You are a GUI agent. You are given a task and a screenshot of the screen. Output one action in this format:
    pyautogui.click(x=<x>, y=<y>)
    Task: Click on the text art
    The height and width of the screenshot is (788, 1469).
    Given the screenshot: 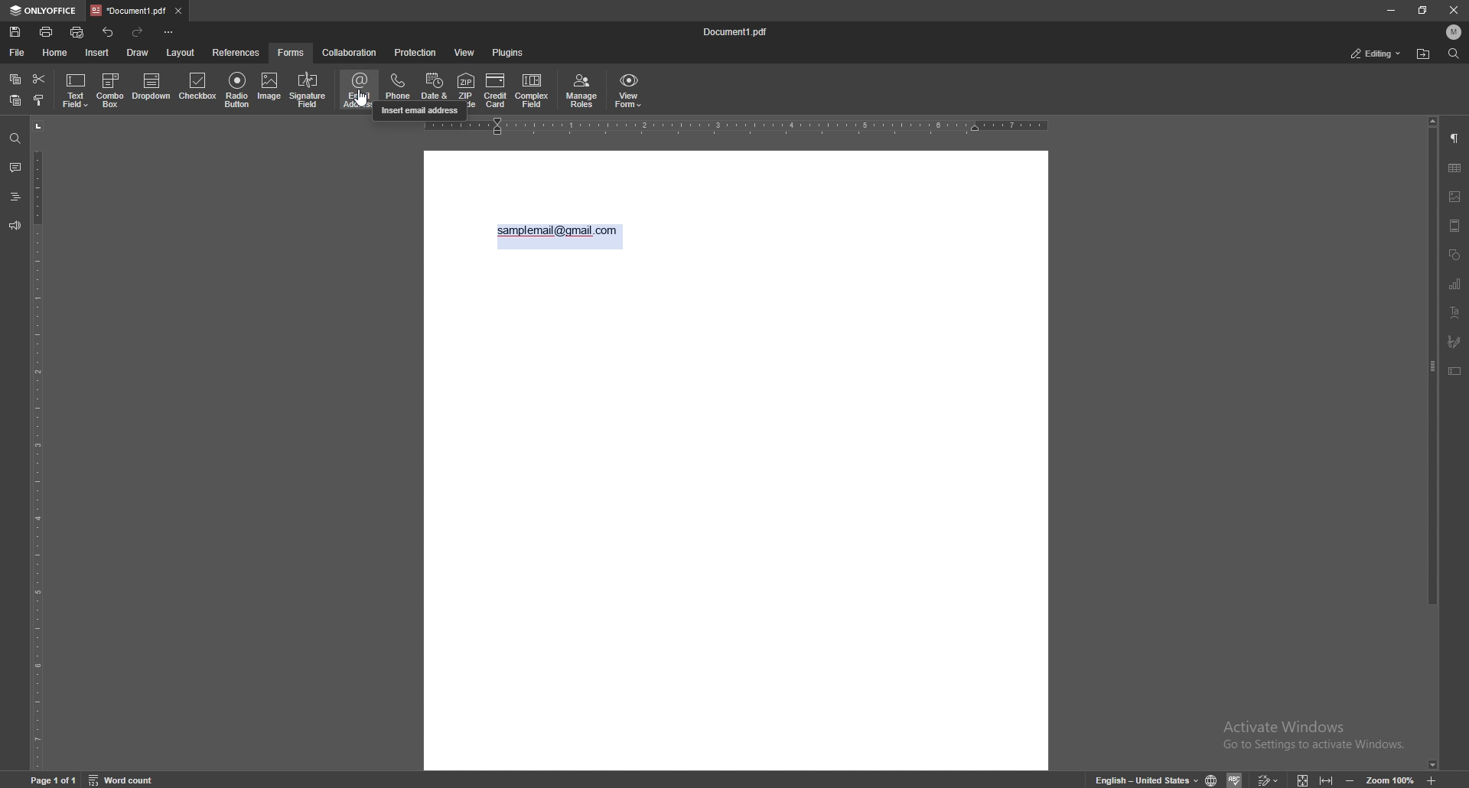 What is the action you would take?
    pyautogui.click(x=1455, y=313)
    